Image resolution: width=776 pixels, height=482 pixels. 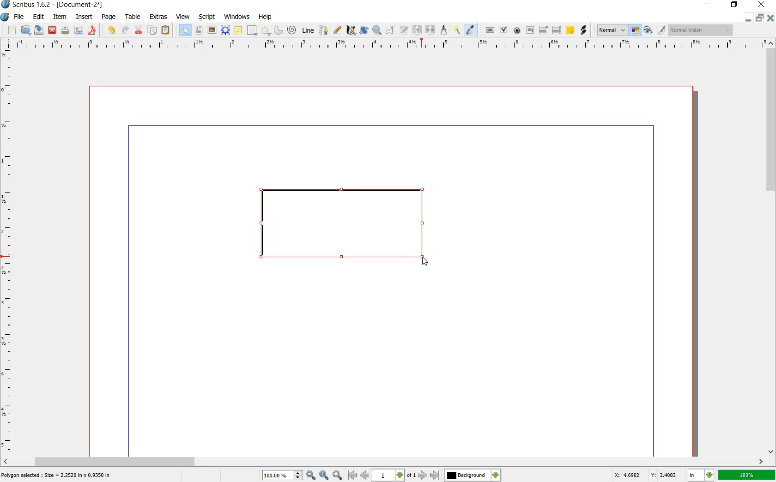 What do you see at coordinates (504, 30) in the screenshot?
I see `PDF CHECK BOX` at bounding box center [504, 30].